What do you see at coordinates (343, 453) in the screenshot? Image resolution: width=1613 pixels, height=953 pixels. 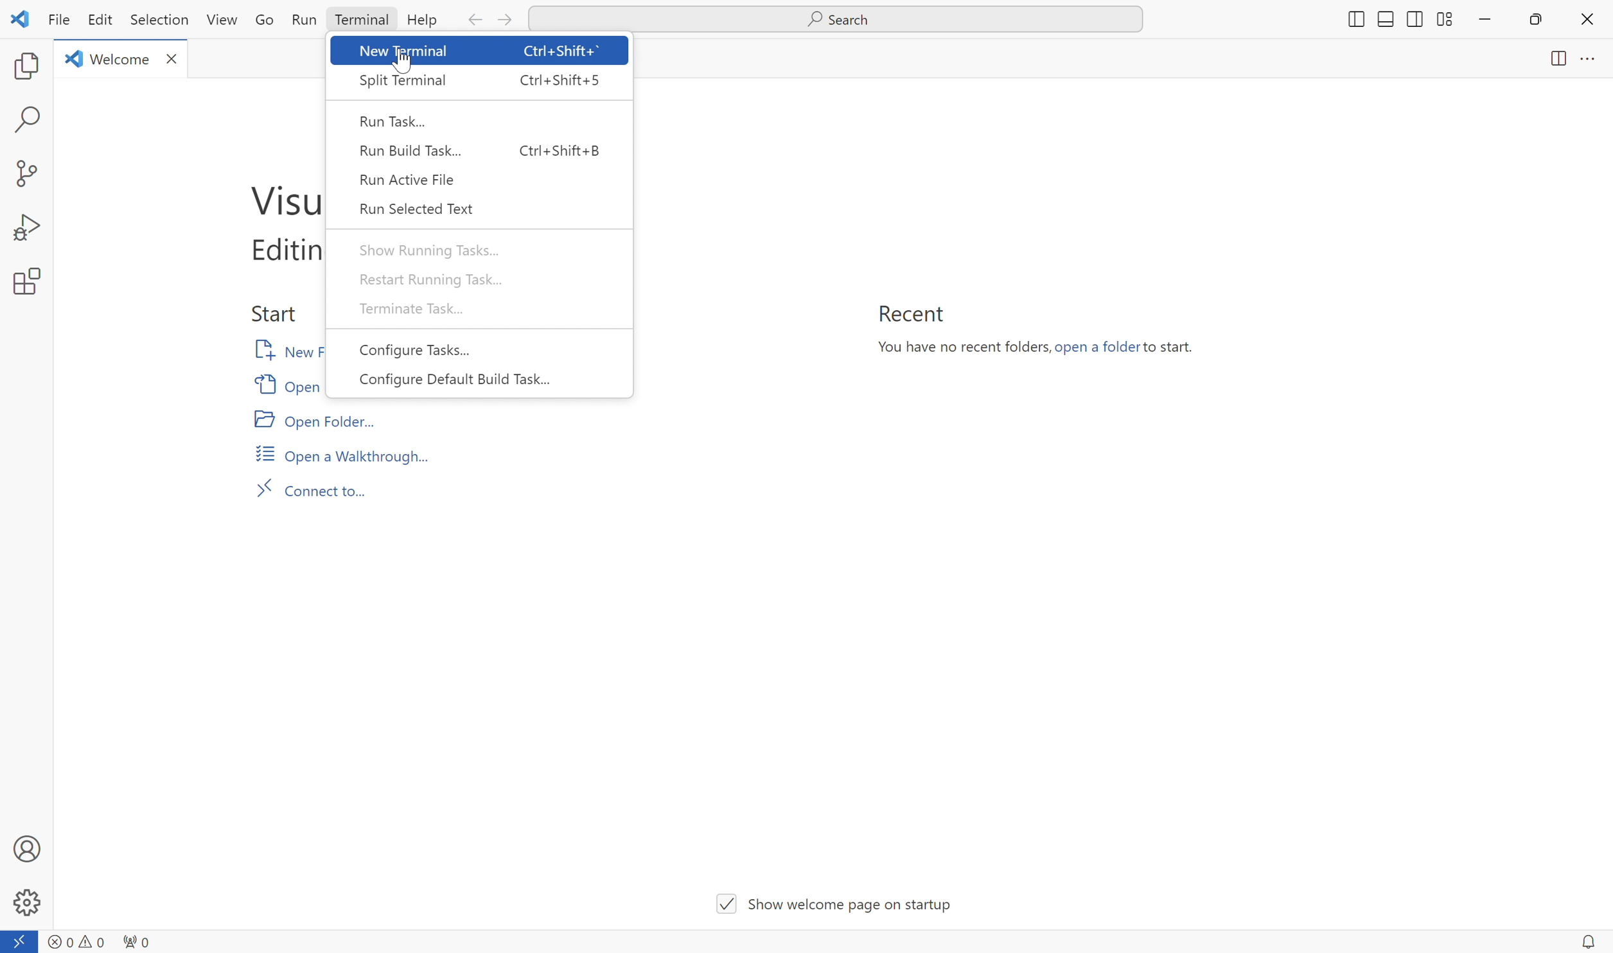 I see `Open a Walkthrough...` at bounding box center [343, 453].